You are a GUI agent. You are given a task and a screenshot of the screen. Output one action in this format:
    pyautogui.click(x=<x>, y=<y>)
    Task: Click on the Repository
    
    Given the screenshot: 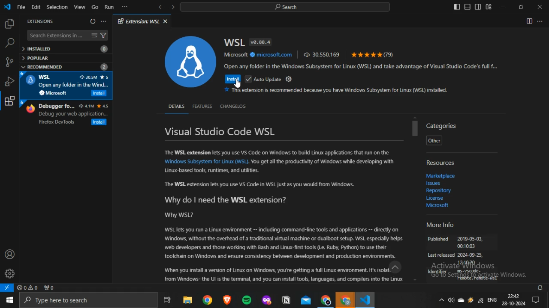 What is the action you would take?
    pyautogui.click(x=439, y=191)
    